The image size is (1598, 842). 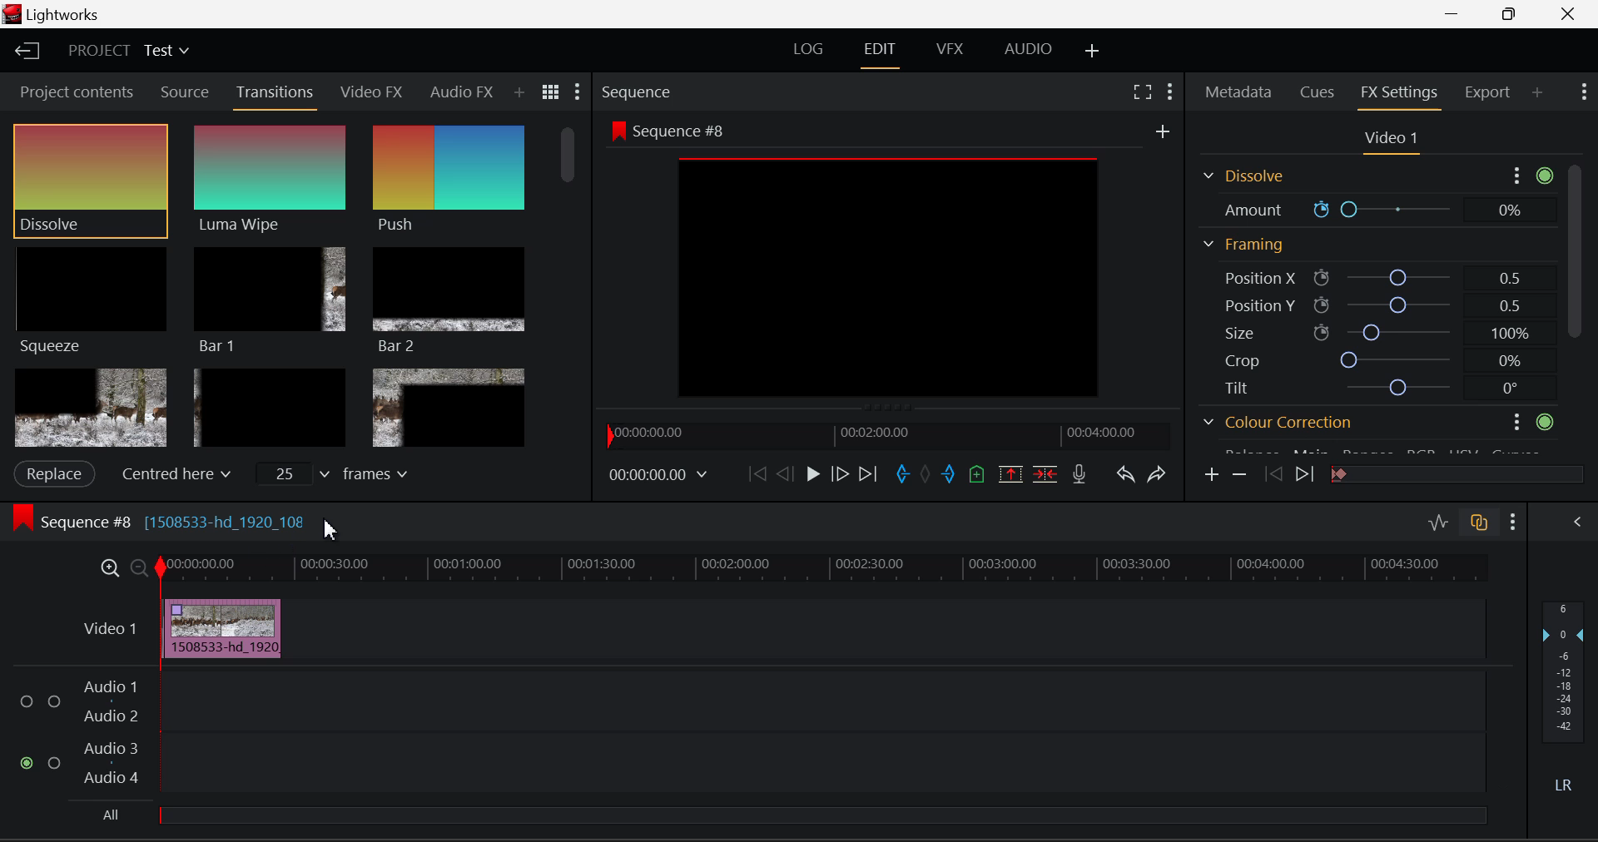 What do you see at coordinates (139, 569) in the screenshot?
I see `Timeline Zoom Out` at bounding box center [139, 569].